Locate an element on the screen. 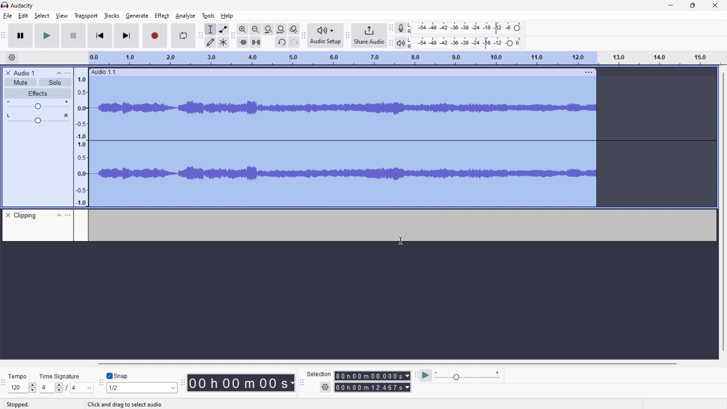 The width and height of the screenshot is (727, 409). zoom in is located at coordinates (243, 29).